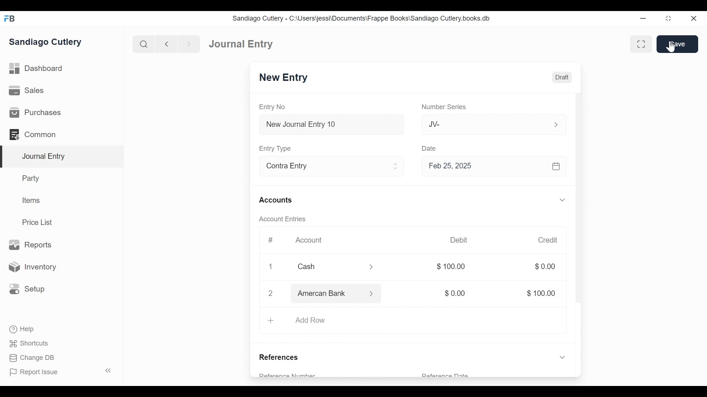  I want to click on Credit, so click(549, 241).